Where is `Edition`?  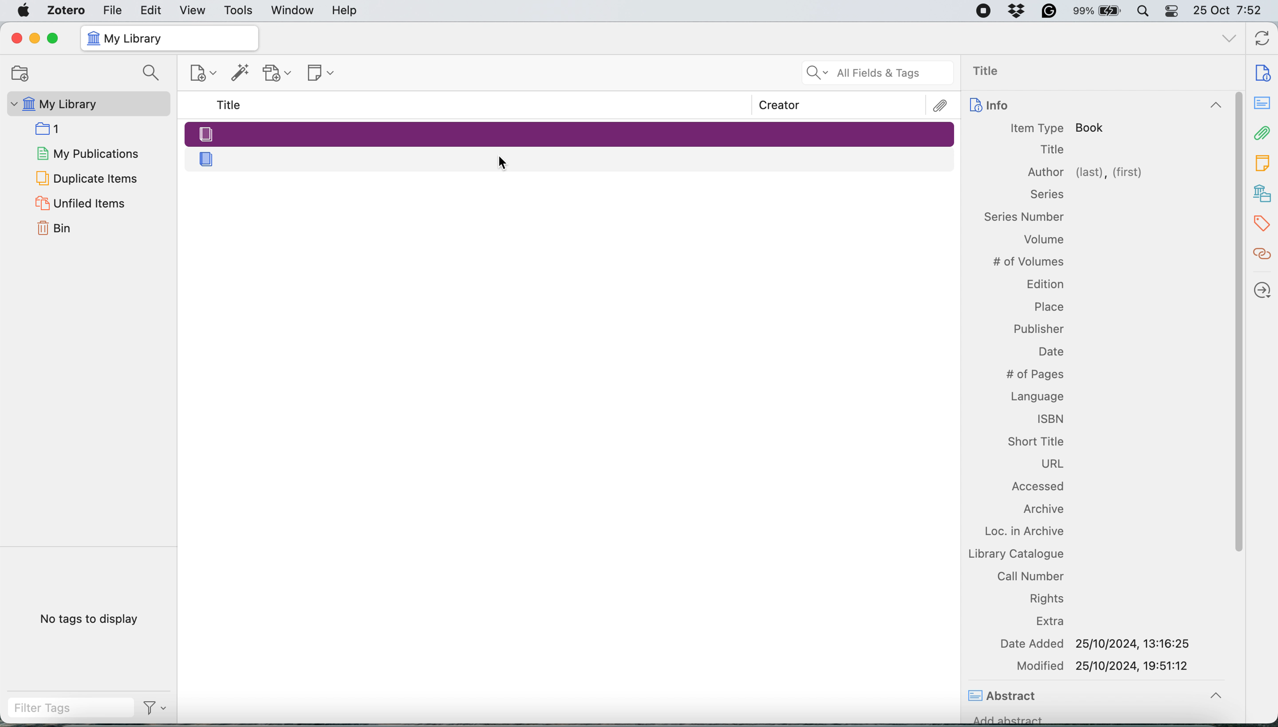 Edition is located at coordinates (1044, 283).